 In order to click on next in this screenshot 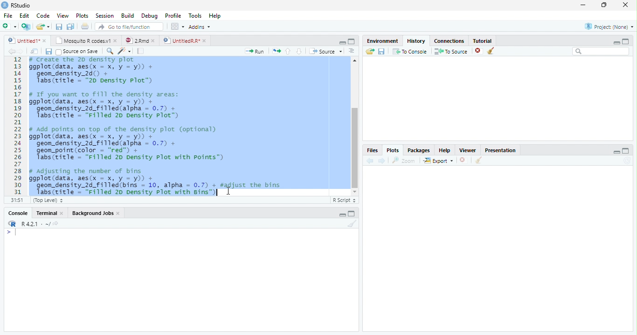, I will do `click(383, 161)`.